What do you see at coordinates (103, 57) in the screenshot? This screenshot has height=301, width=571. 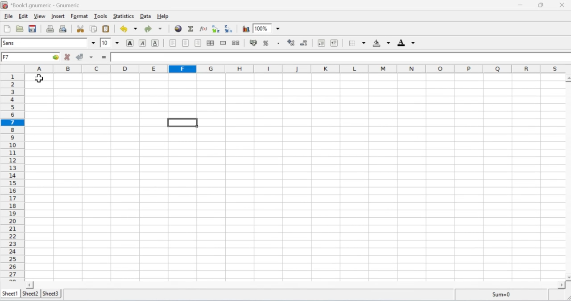 I see `Insert function` at bounding box center [103, 57].